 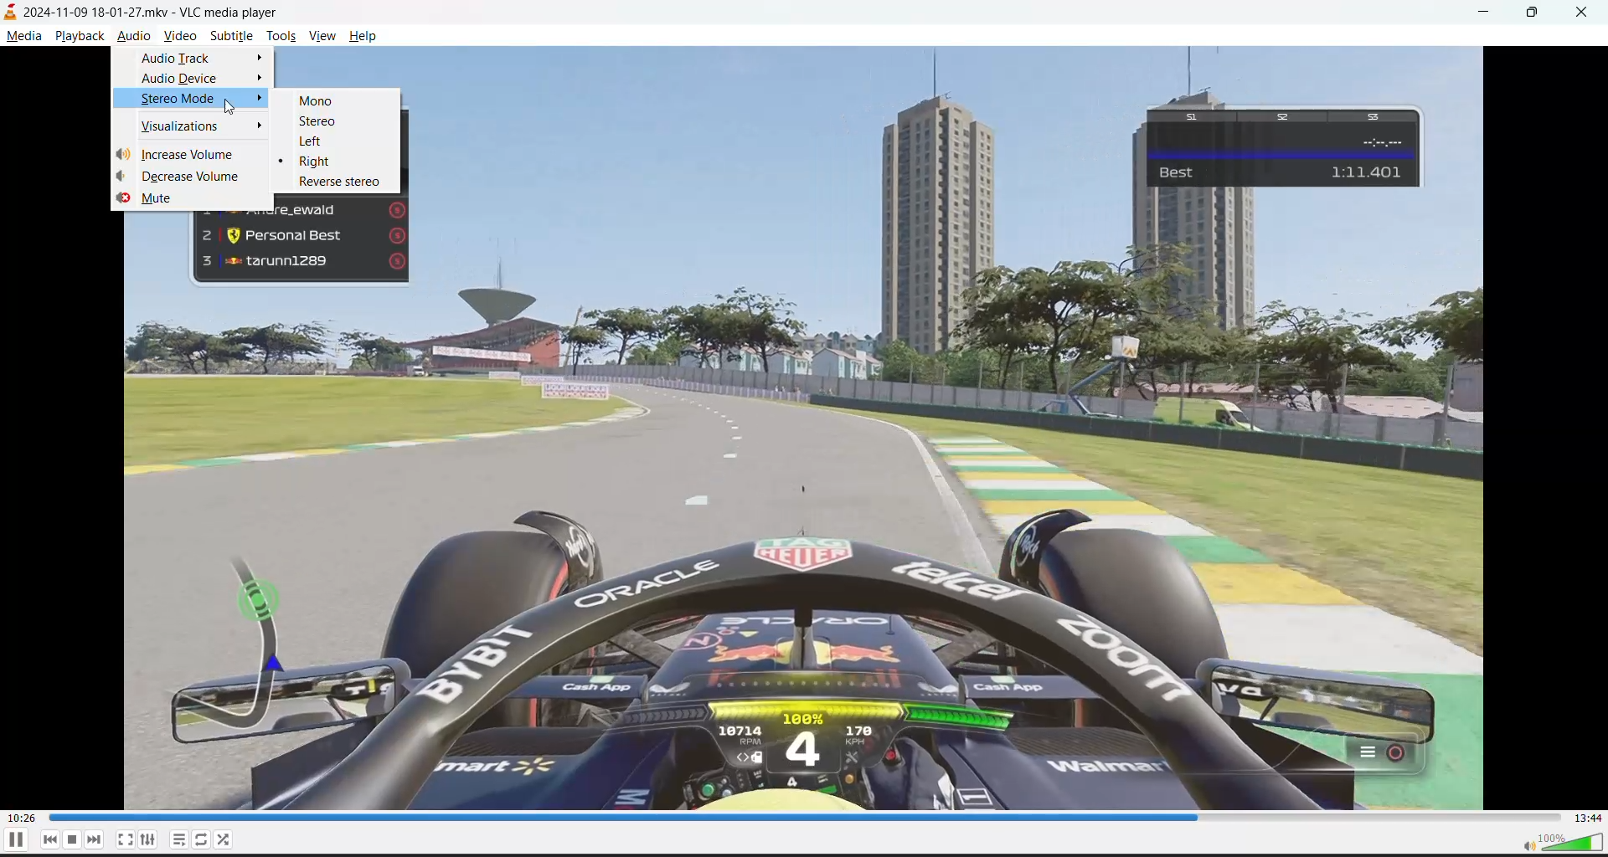 What do you see at coordinates (135, 38) in the screenshot?
I see `audio` at bounding box center [135, 38].